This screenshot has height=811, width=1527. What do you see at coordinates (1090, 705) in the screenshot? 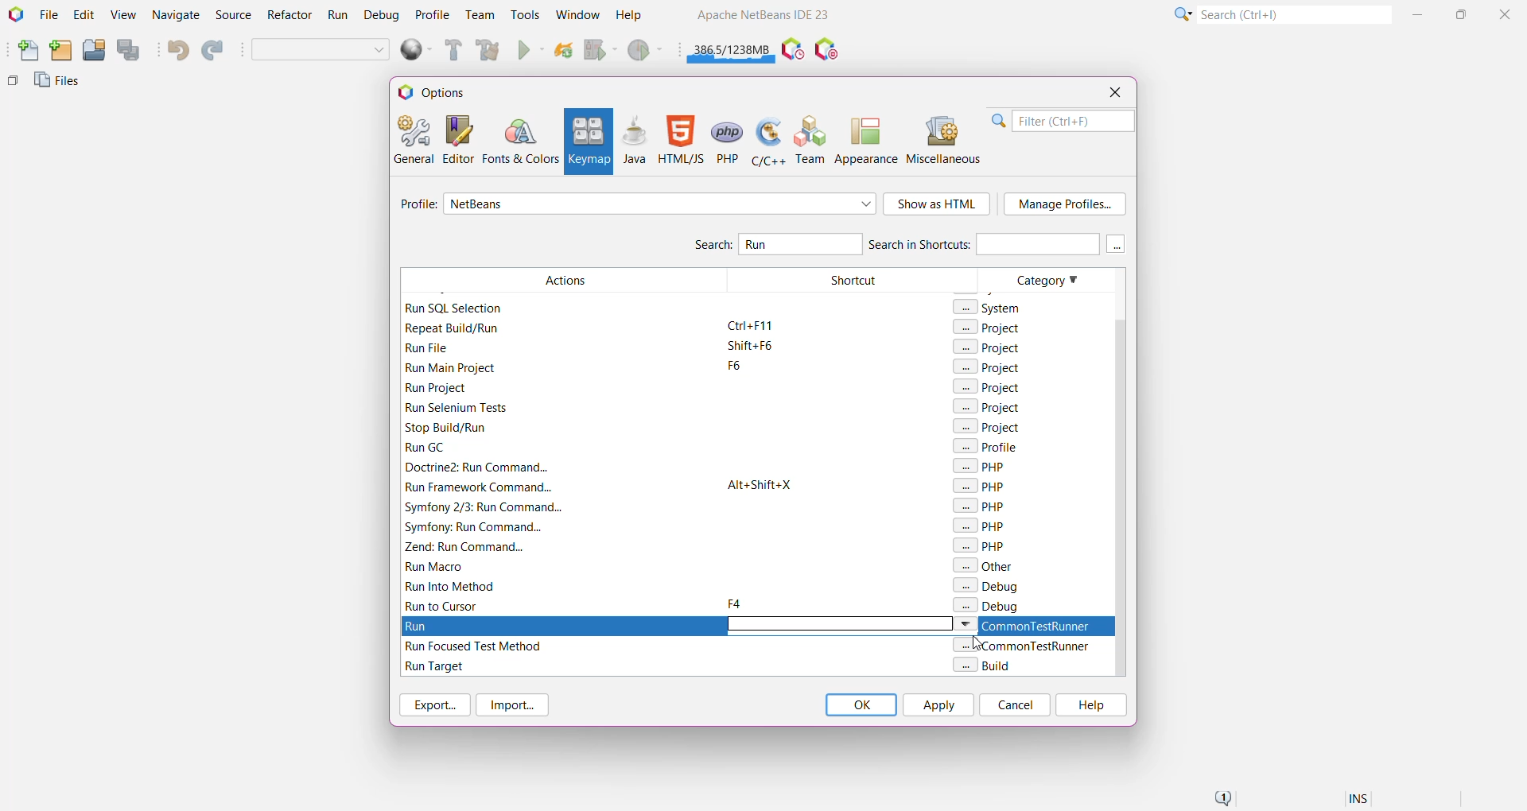
I see `Help` at bounding box center [1090, 705].